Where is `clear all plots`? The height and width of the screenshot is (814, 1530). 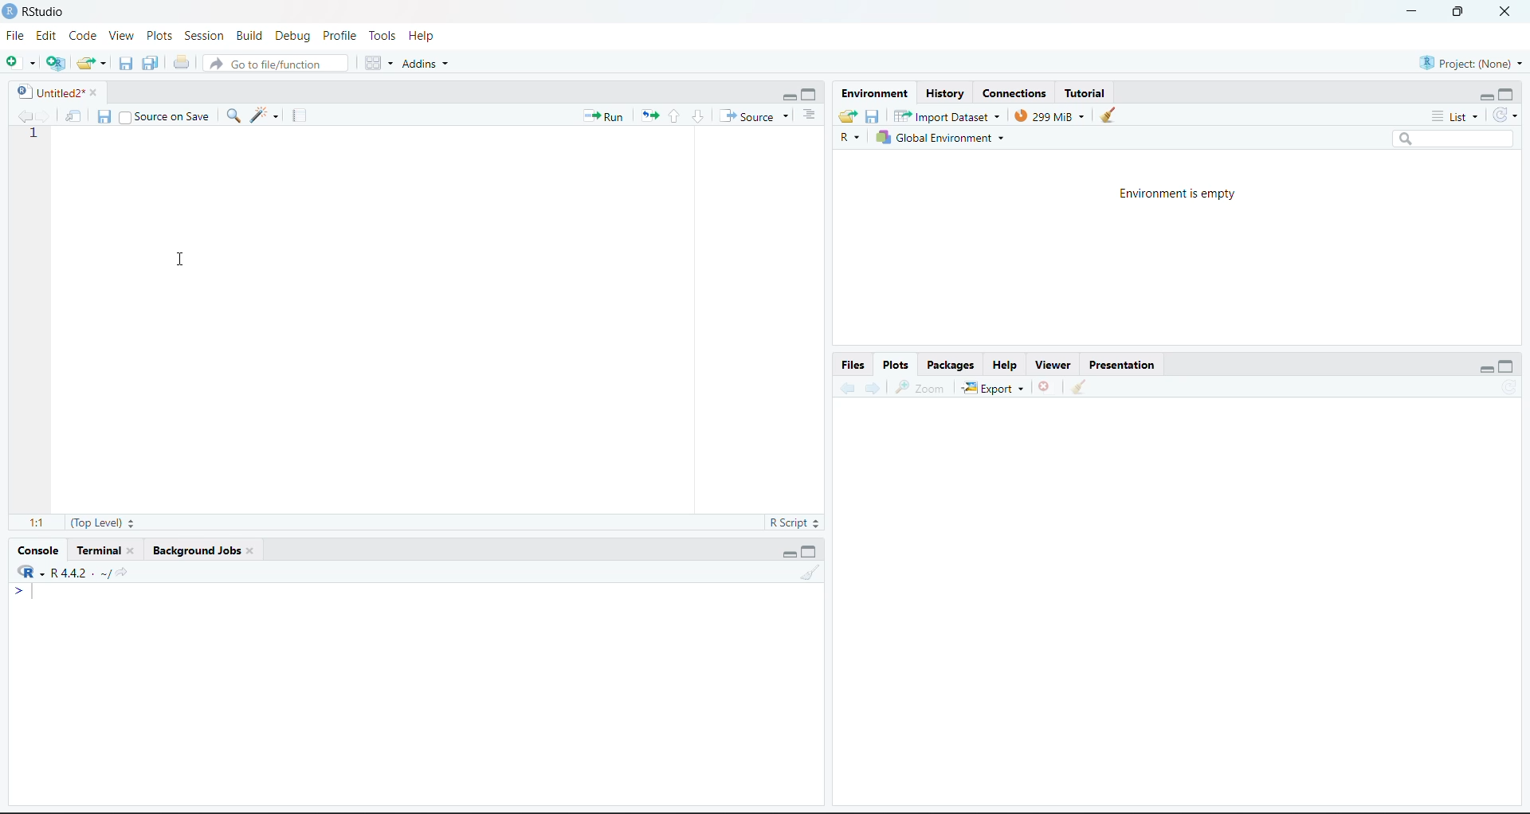 clear all plots is located at coordinates (1080, 388).